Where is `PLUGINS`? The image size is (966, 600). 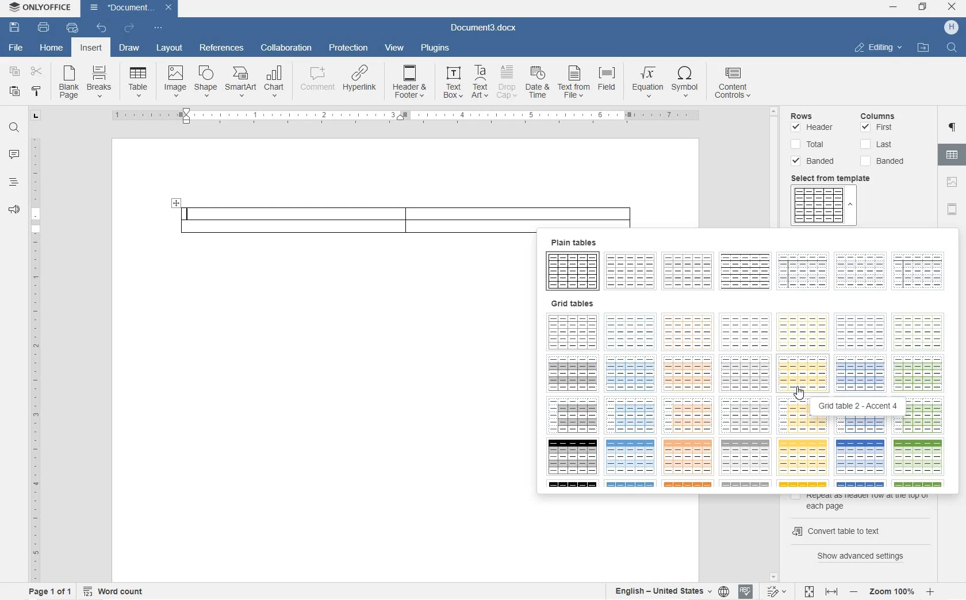 PLUGINS is located at coordinates (434, 48).